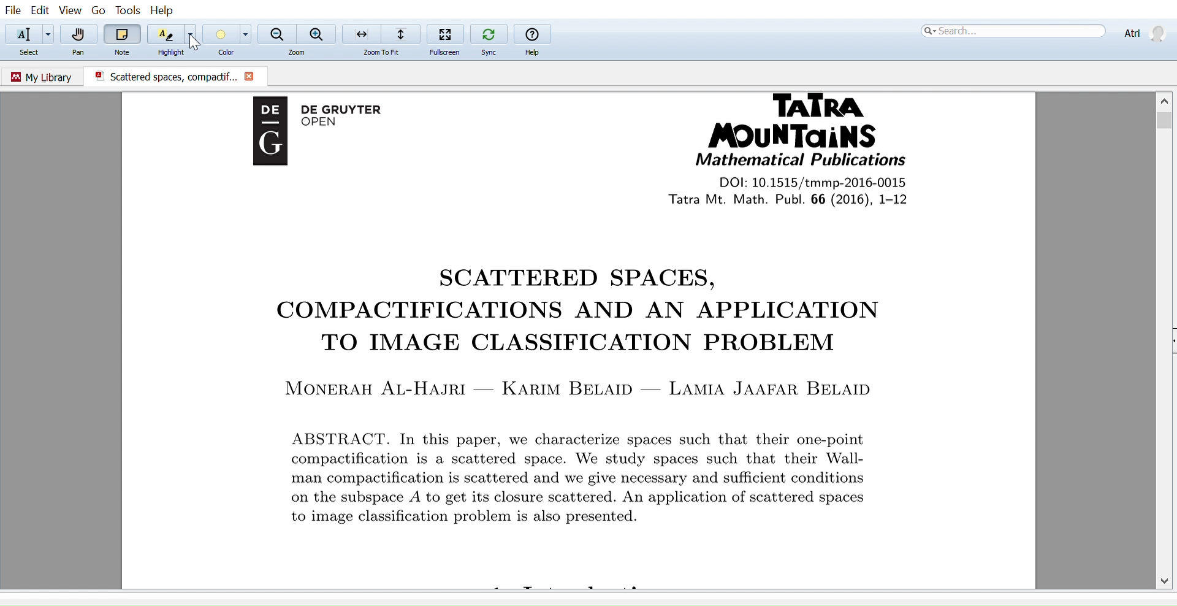 This screenshot has height=606, width=1177. I want to click on De Gruyter OPEN, so click(354, 118).